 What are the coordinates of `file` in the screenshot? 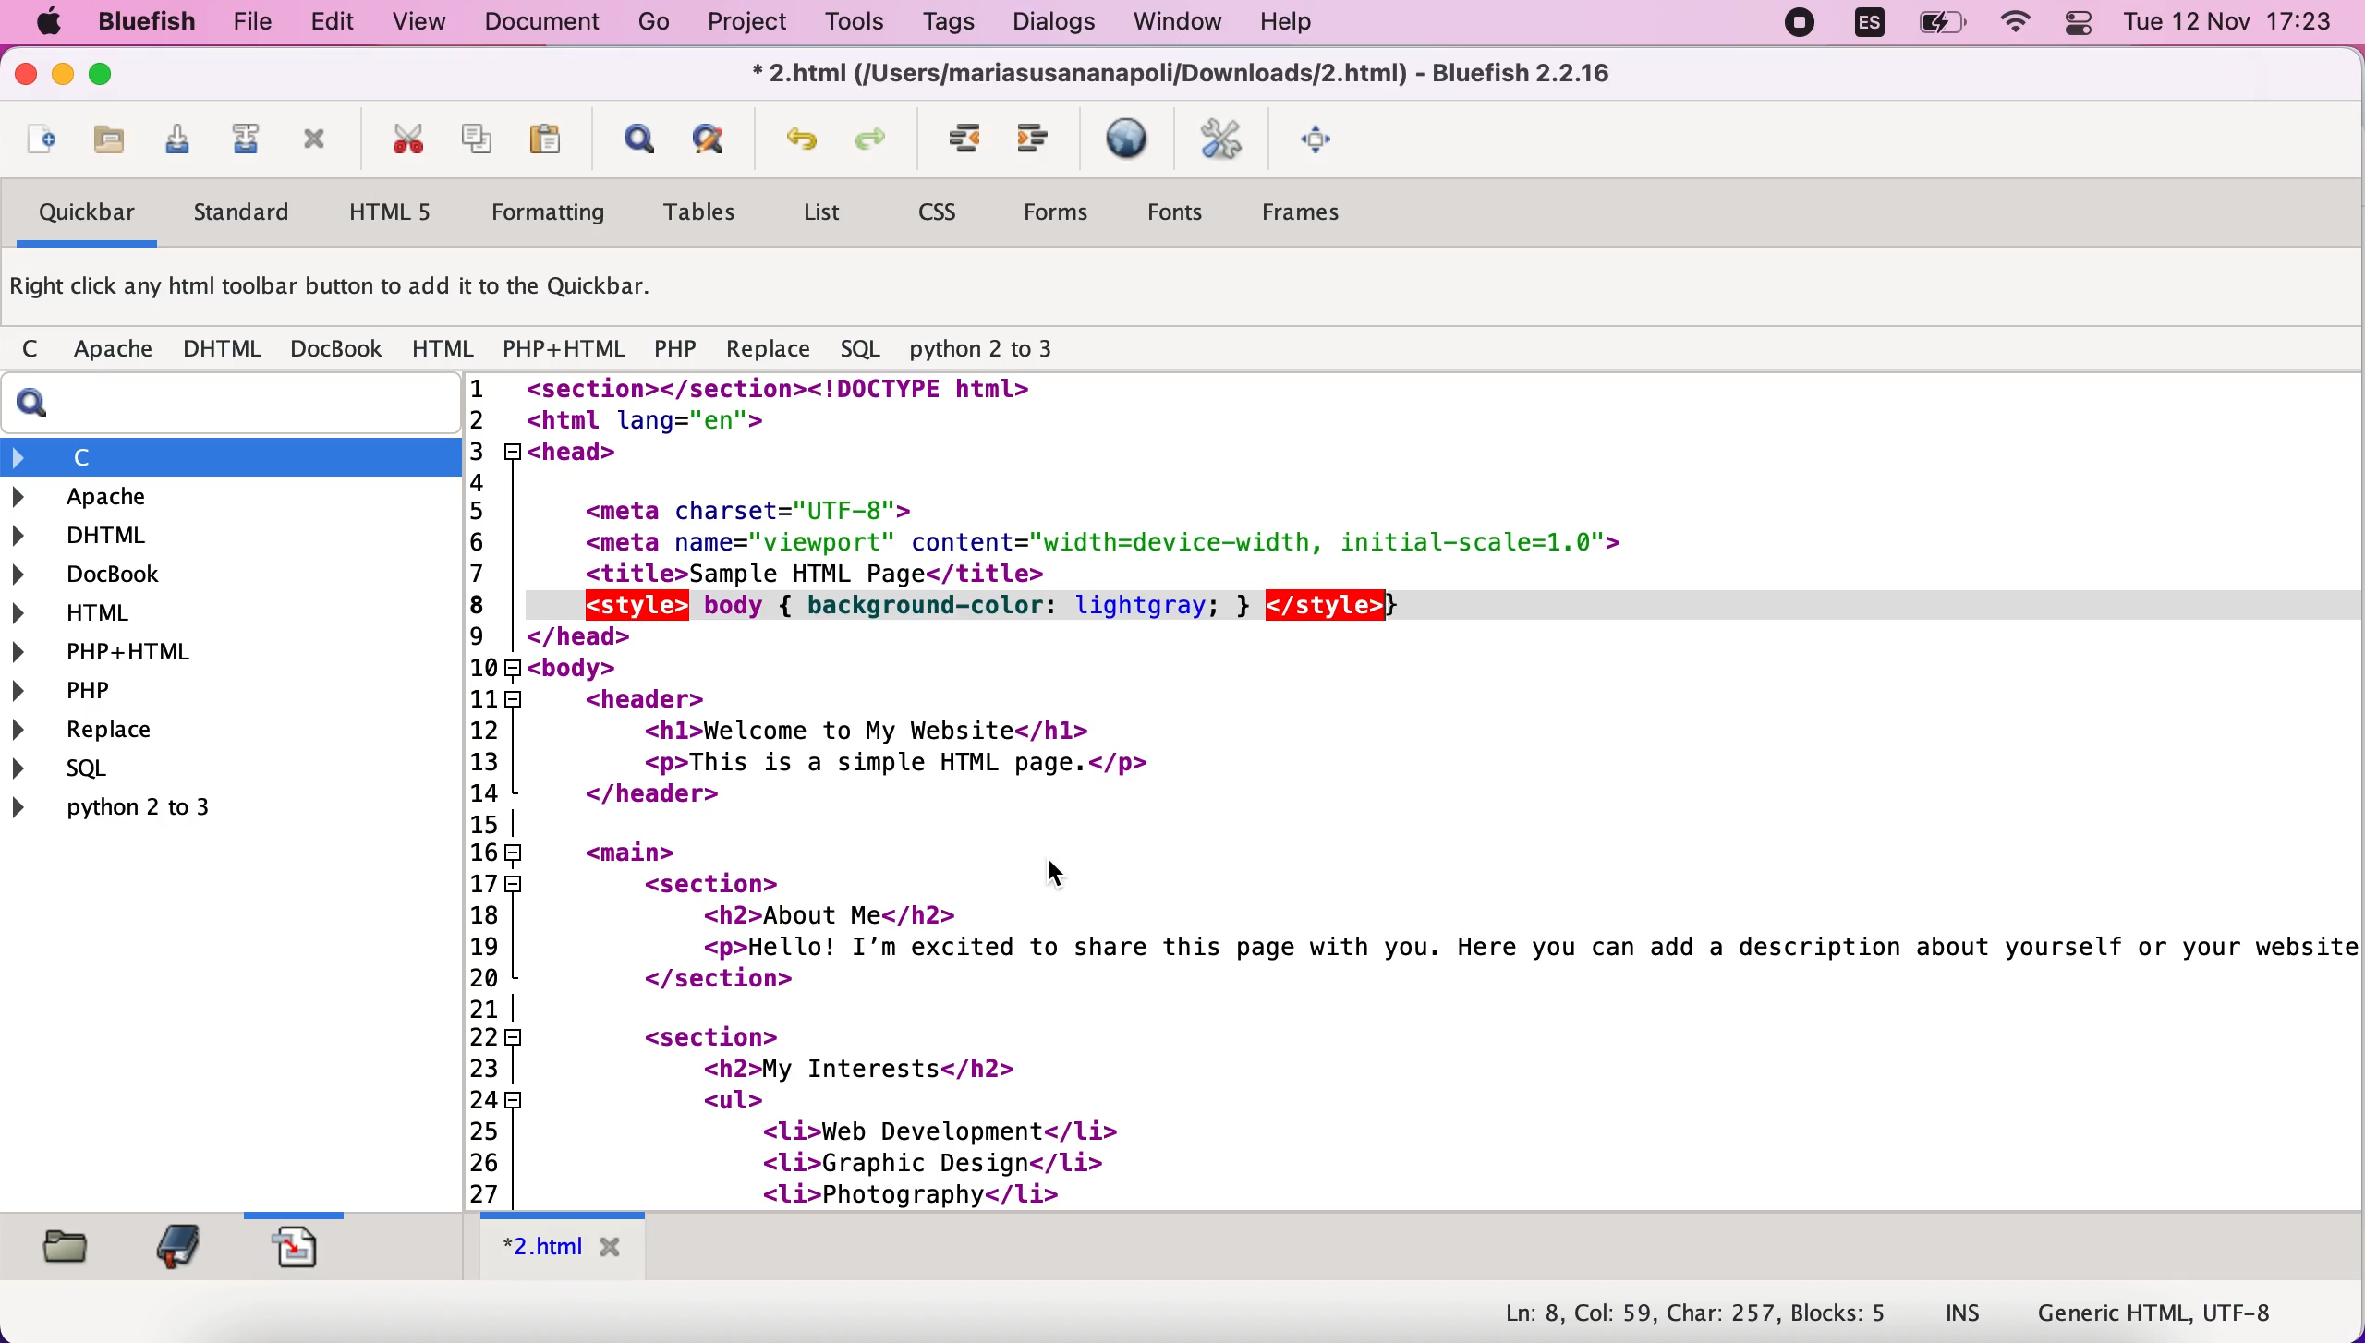 It's located at (256, 25).